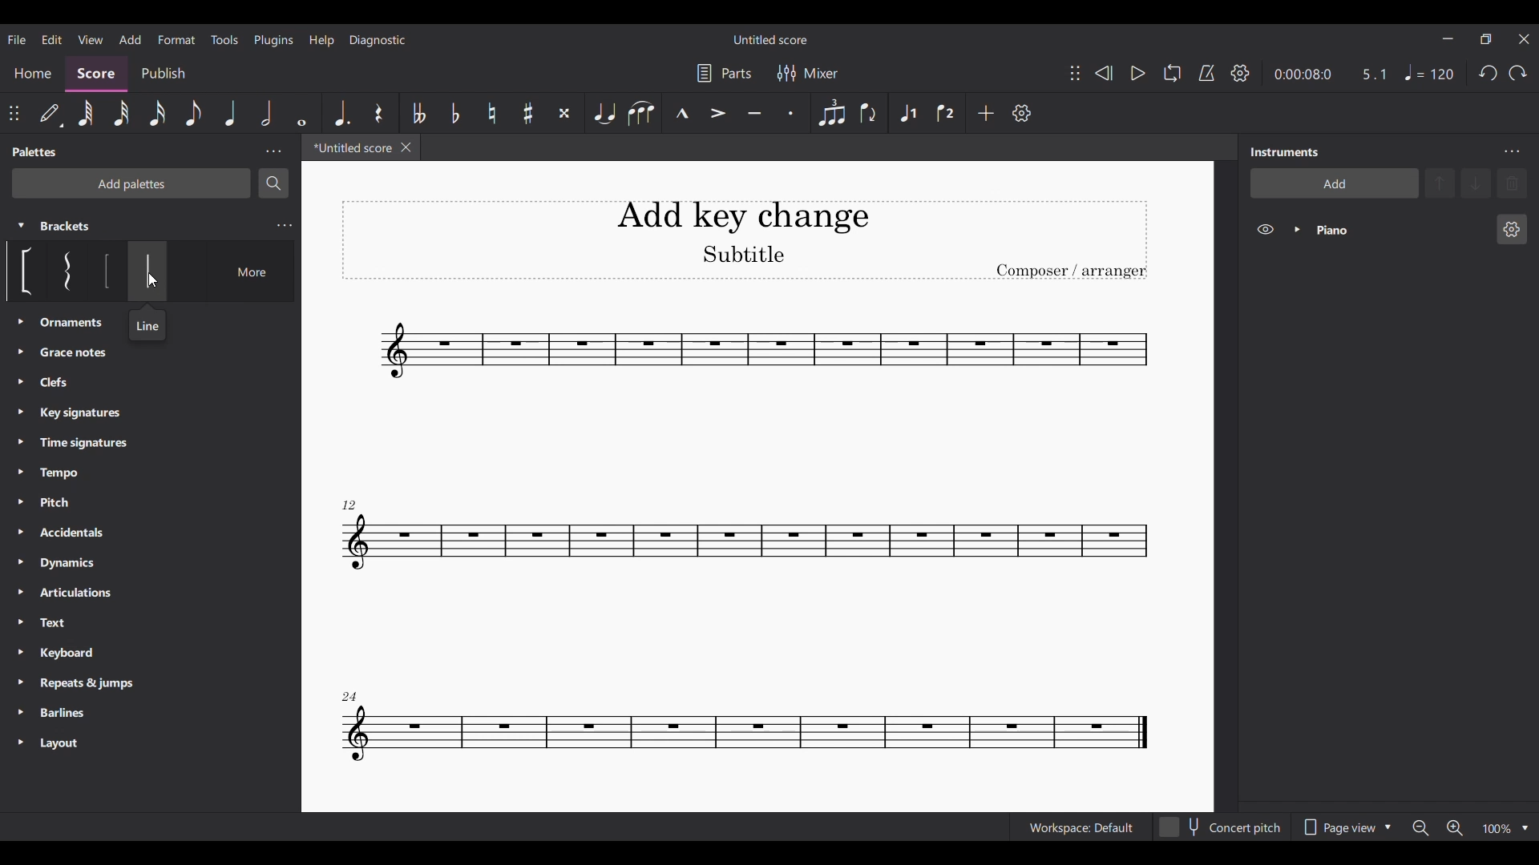  What do you see at coordinates (91, 39) in the screenshot?
I see `View menu` at bounding box center [91, 39].